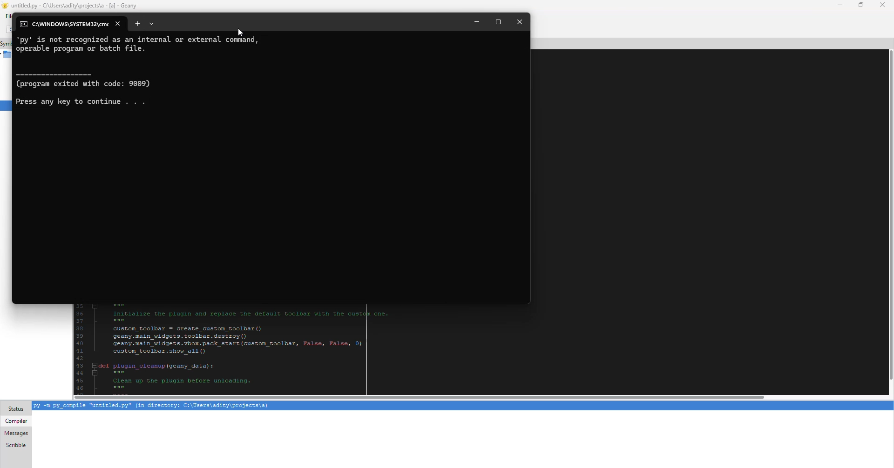  Describe the element at coordinates (137, 23) in the screenshot. I see `add` at that location.